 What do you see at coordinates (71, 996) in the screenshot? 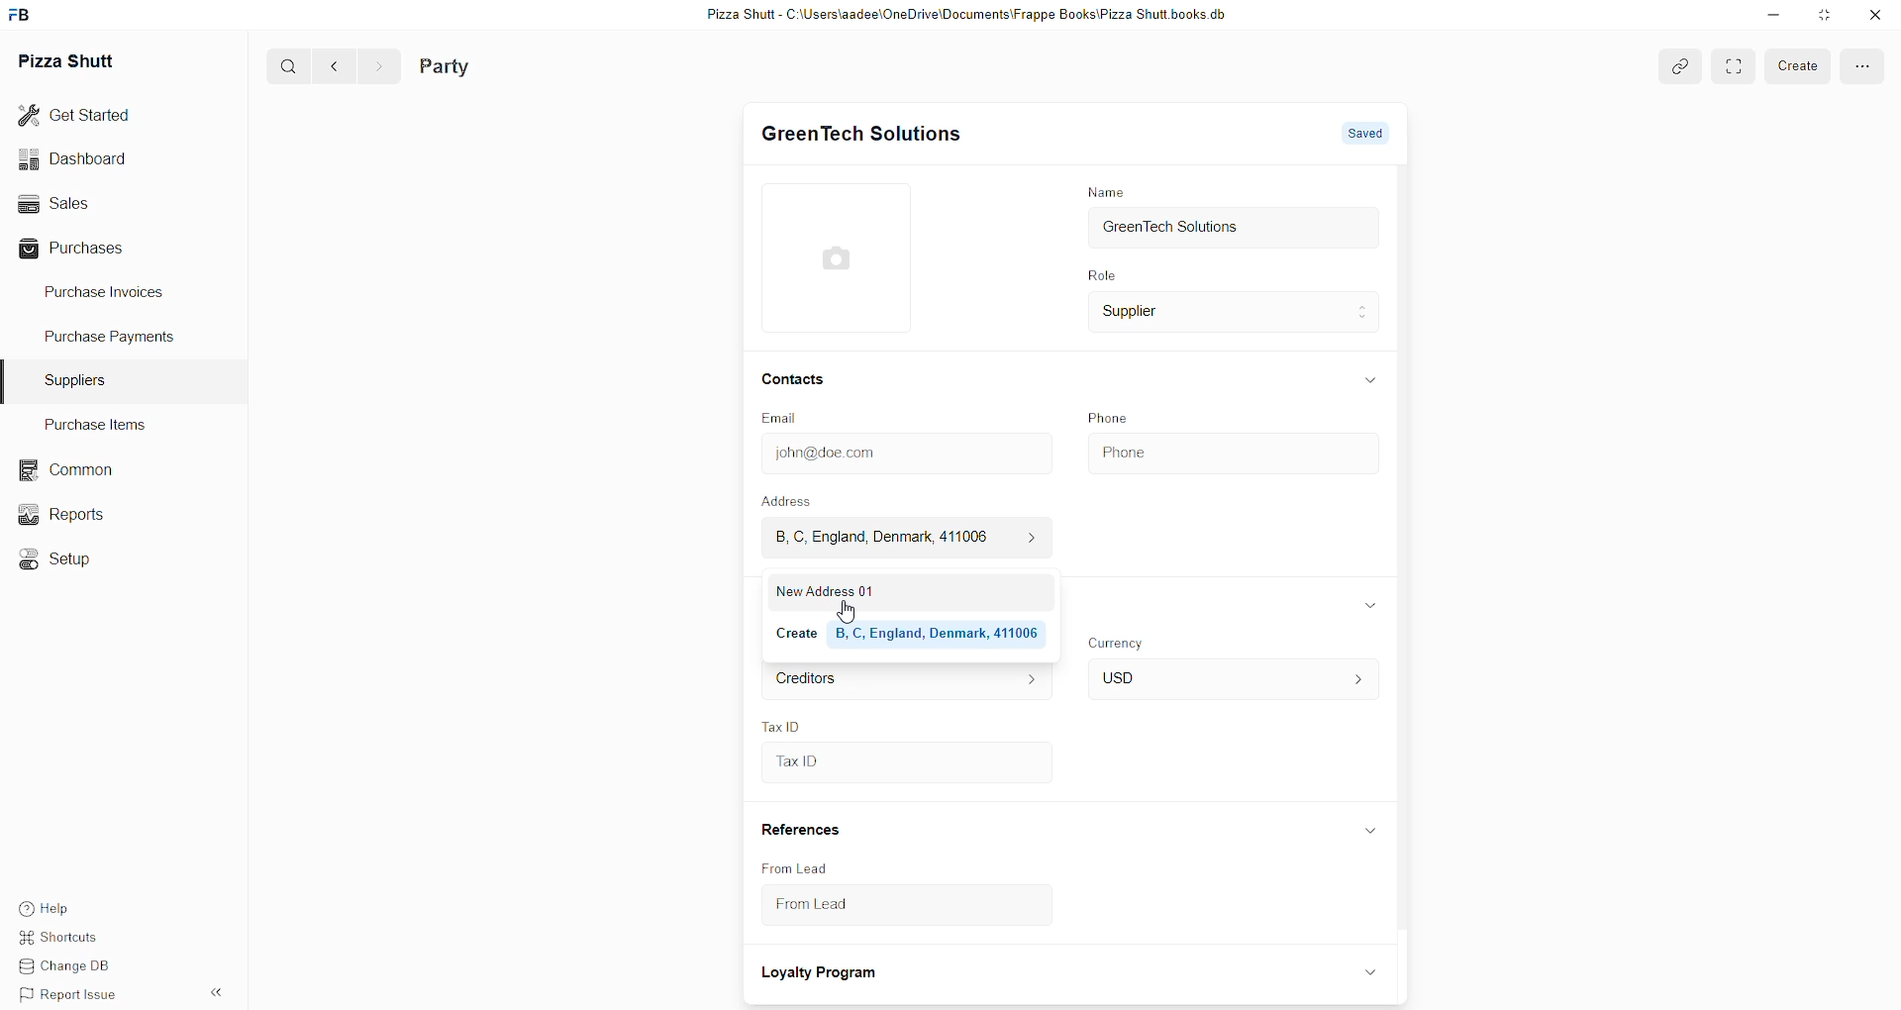
I see `J Report Issue` at bounding box center [71, 996].